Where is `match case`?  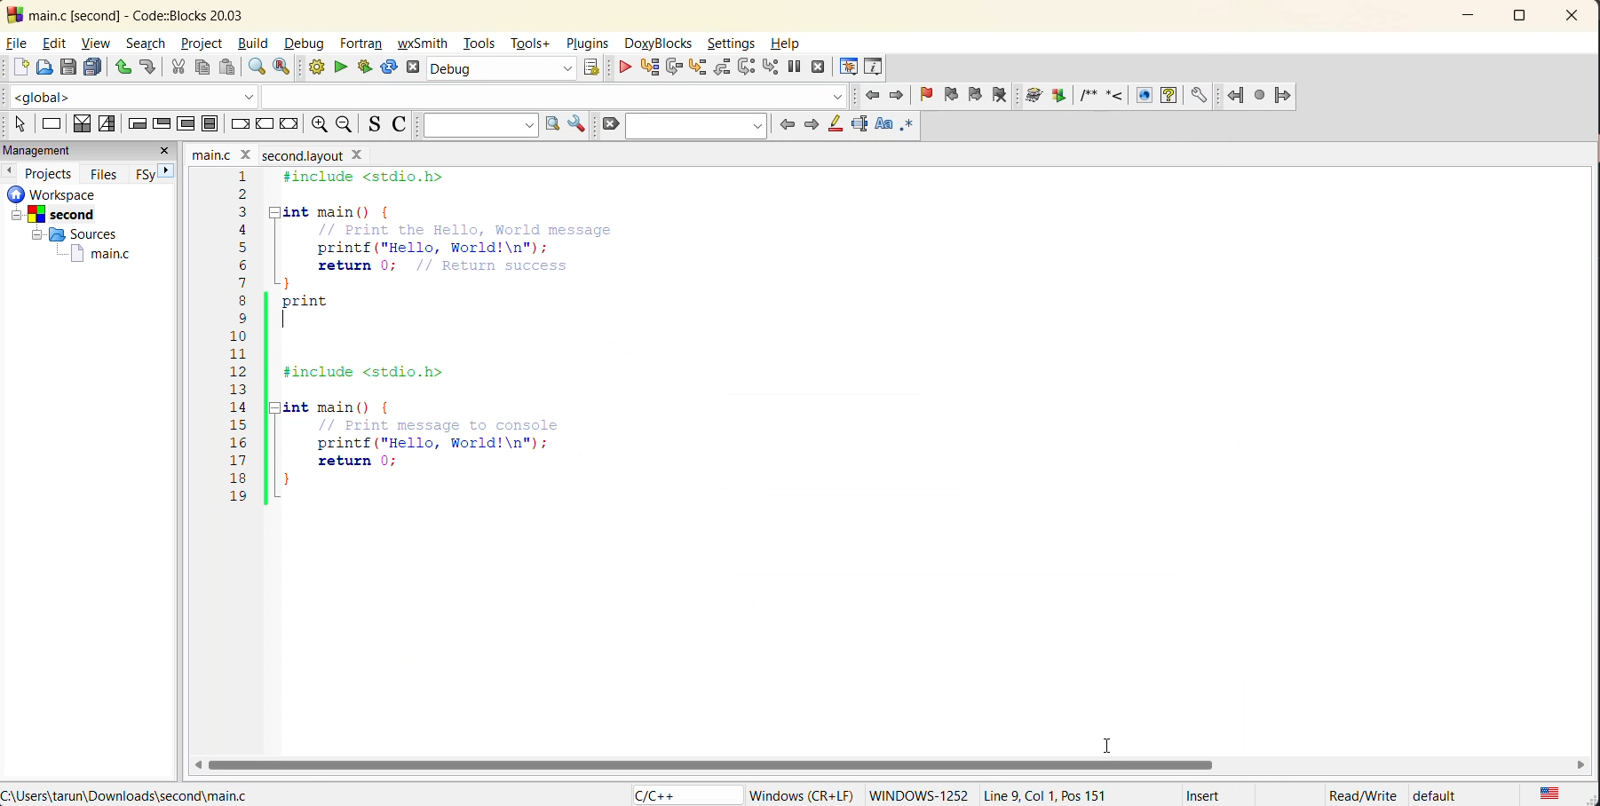
match case is located at coordinates (884, 122).